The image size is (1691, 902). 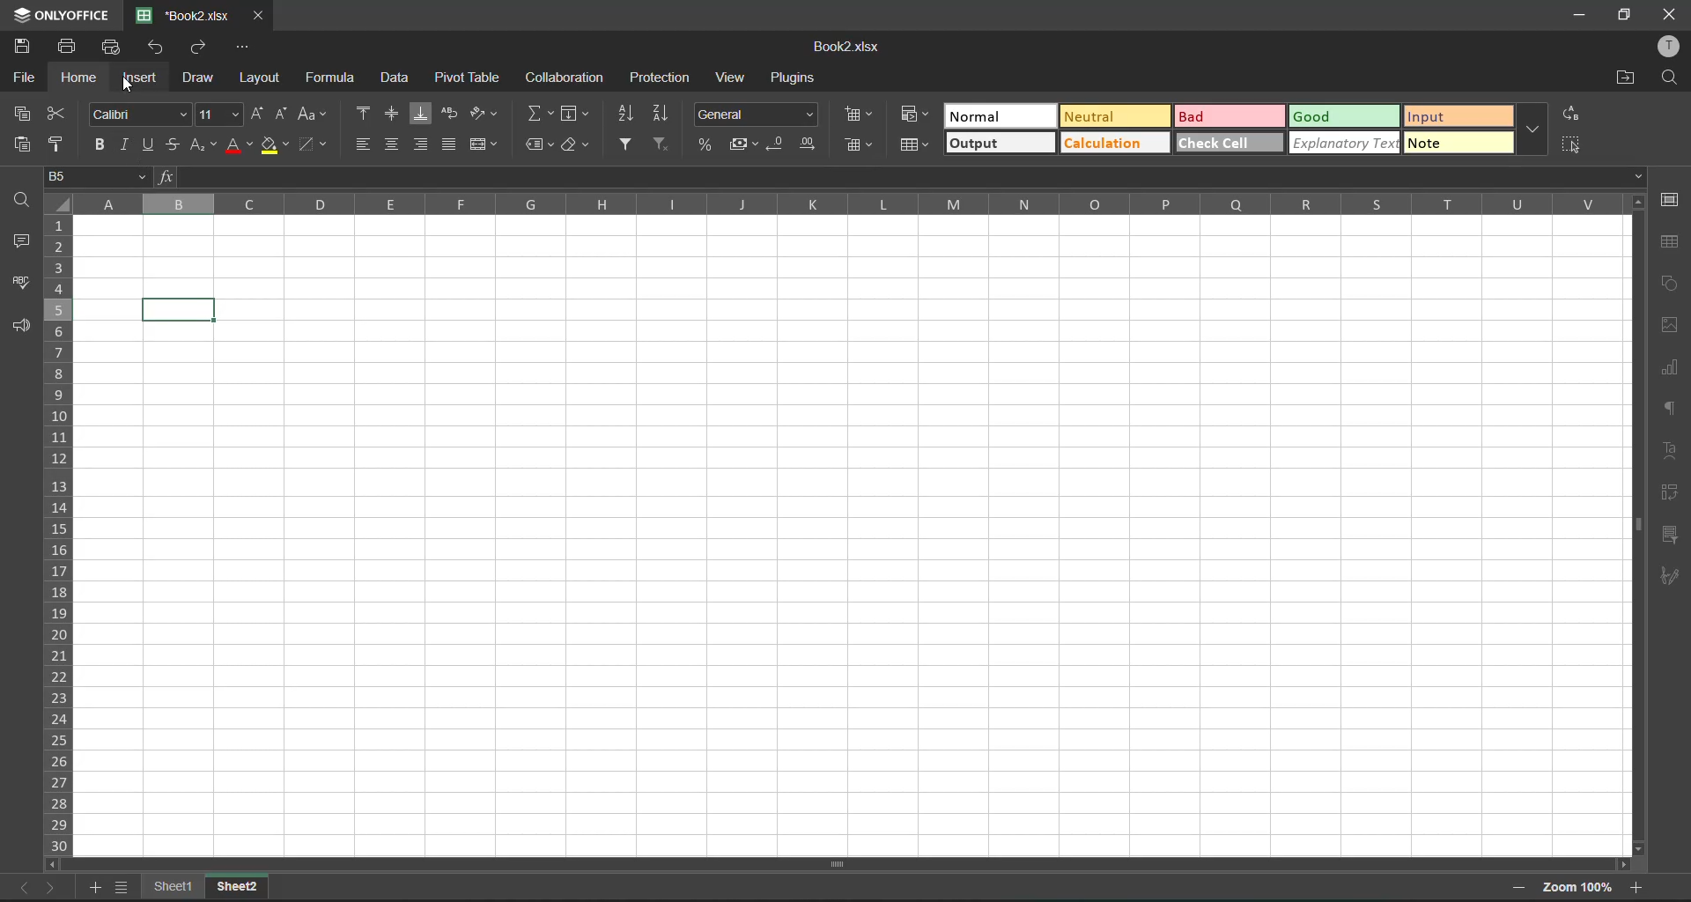 I want to click on check cell, so click(x=1226, y=140).